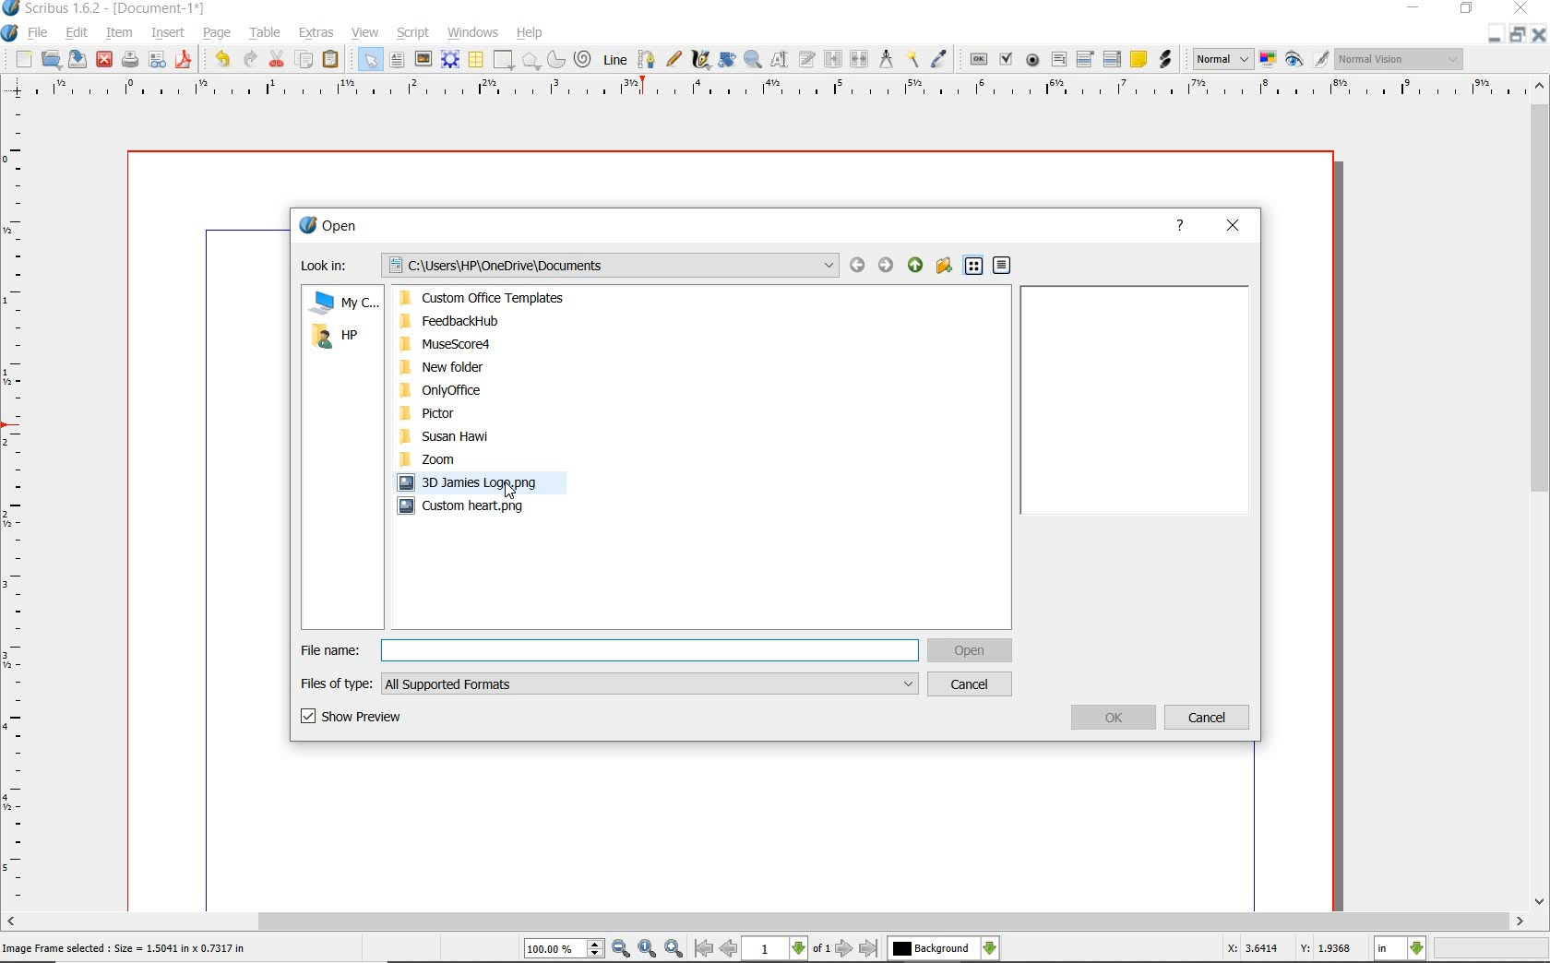 The width and height of the screenshot is (1550, 963). I want to click on PDF List Box, so click(1112, 59).